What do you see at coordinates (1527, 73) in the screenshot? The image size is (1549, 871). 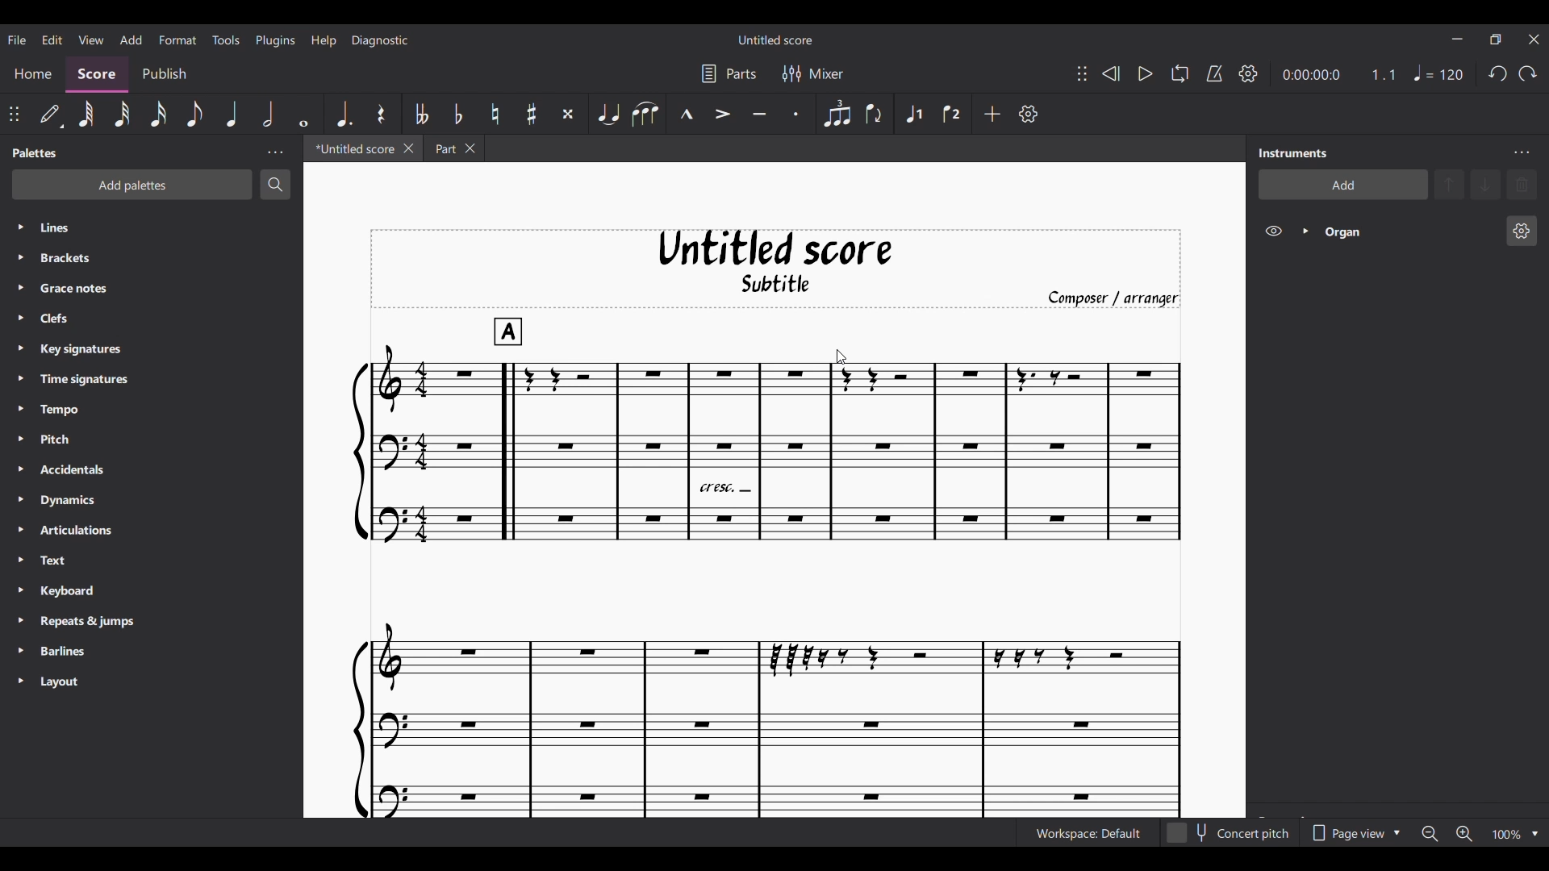 I see `Redo` at bounding box center [1527, 73].